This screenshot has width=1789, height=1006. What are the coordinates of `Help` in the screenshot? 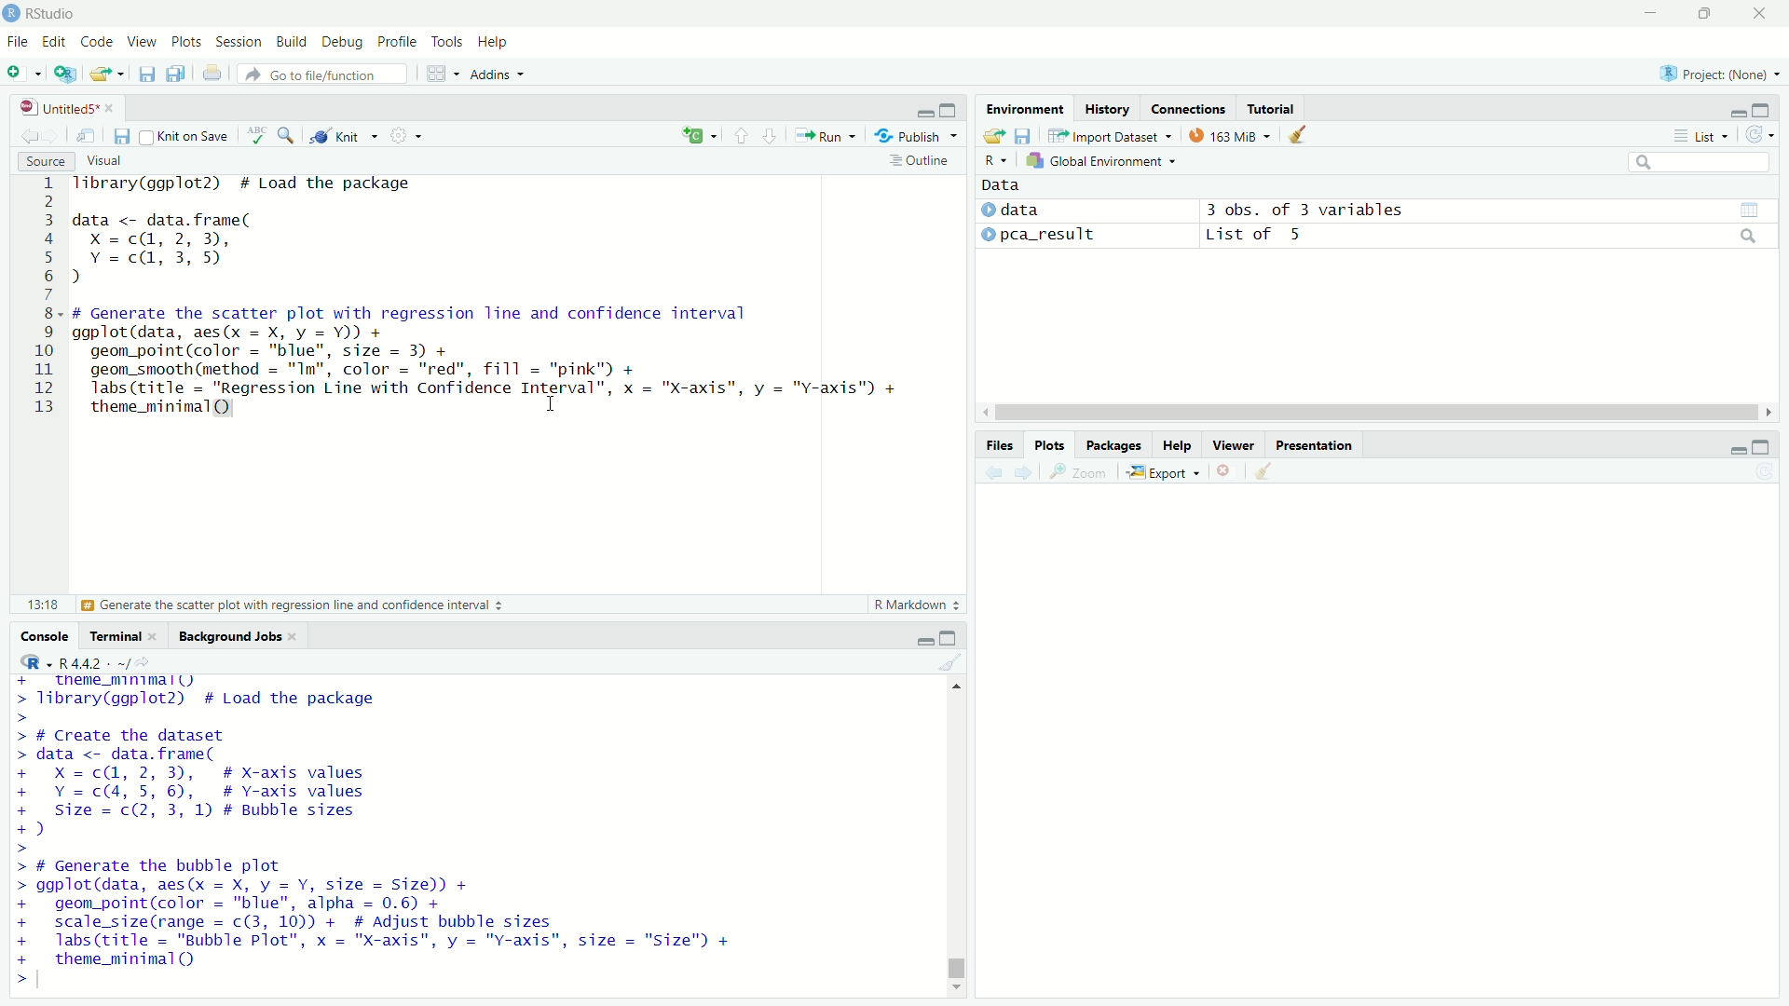 It's located at (1177, 444).